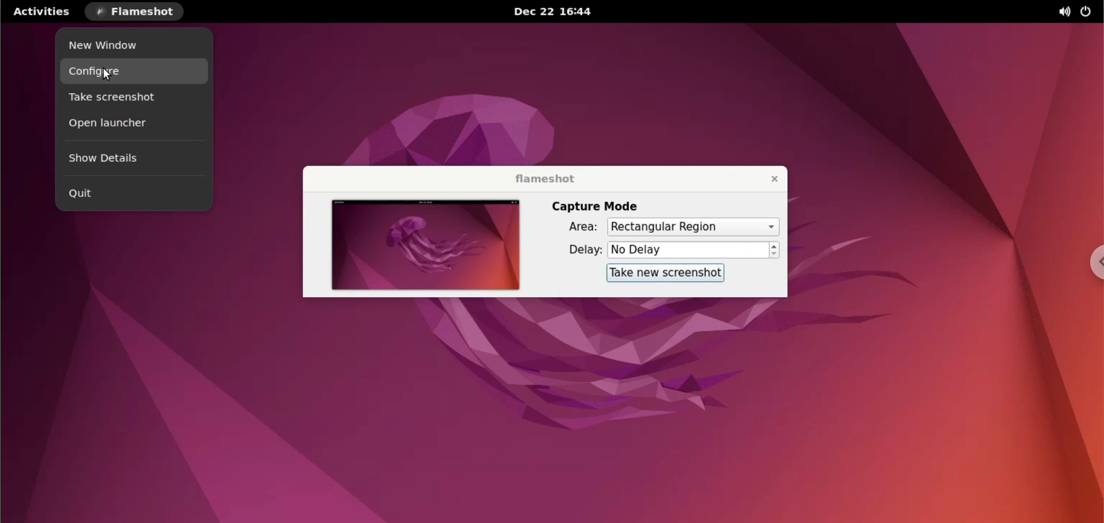 The image size is (1104, 523). Describe the element at coordinates (1088, 12) in the screenshot. I see `power options ` at that location.